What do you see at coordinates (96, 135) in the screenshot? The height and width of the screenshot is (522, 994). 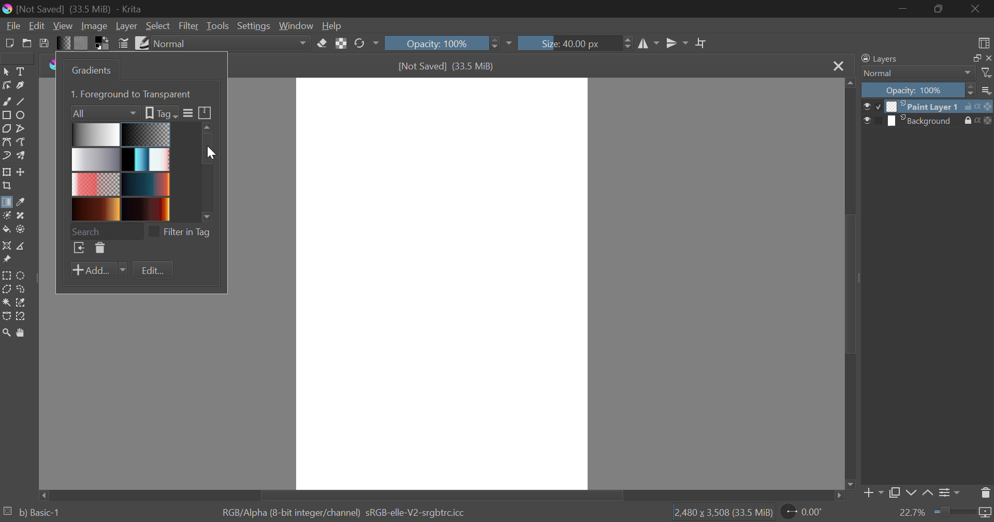 I see `Gradient 1` at bounding box center [96, 135].